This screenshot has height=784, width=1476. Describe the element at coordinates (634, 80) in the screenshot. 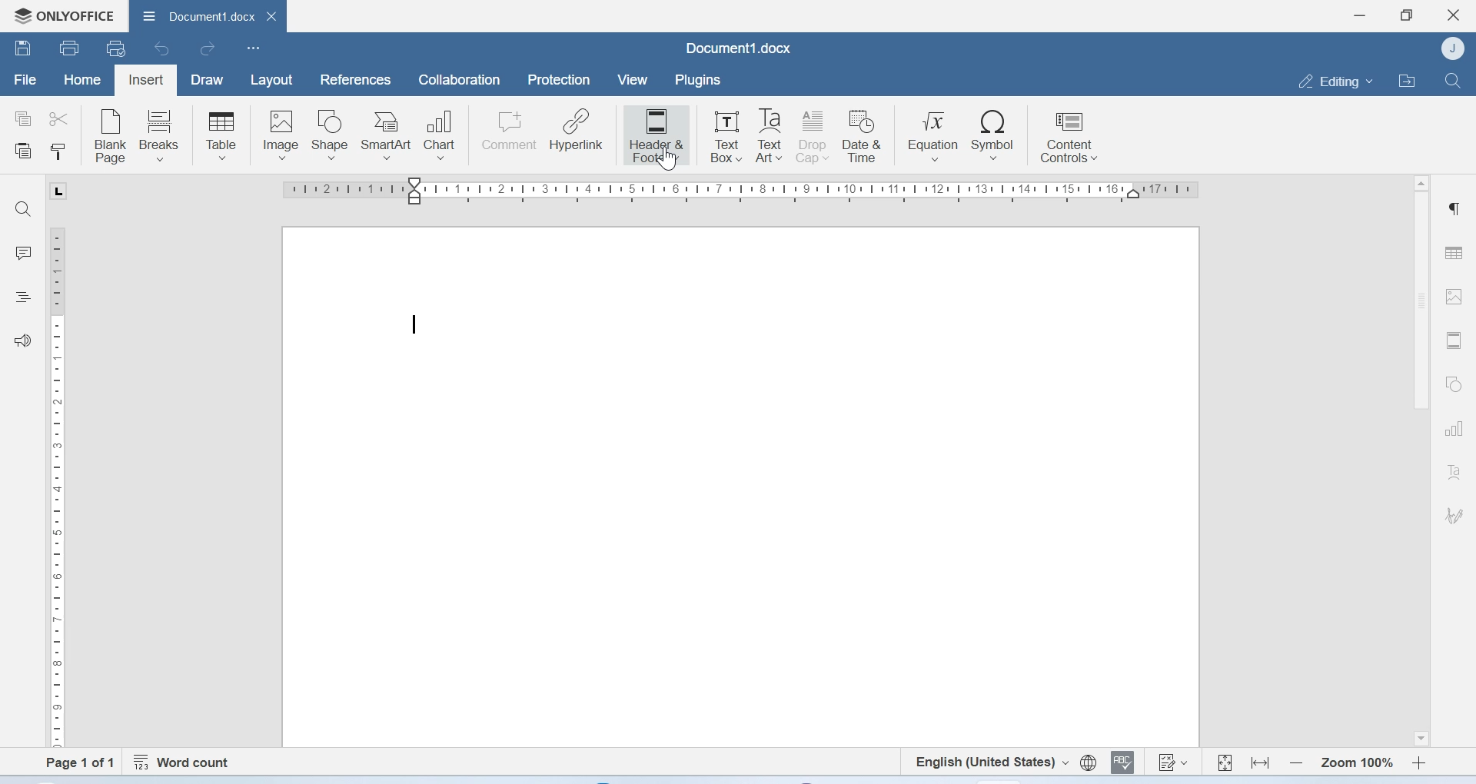

I see `View` at that location.